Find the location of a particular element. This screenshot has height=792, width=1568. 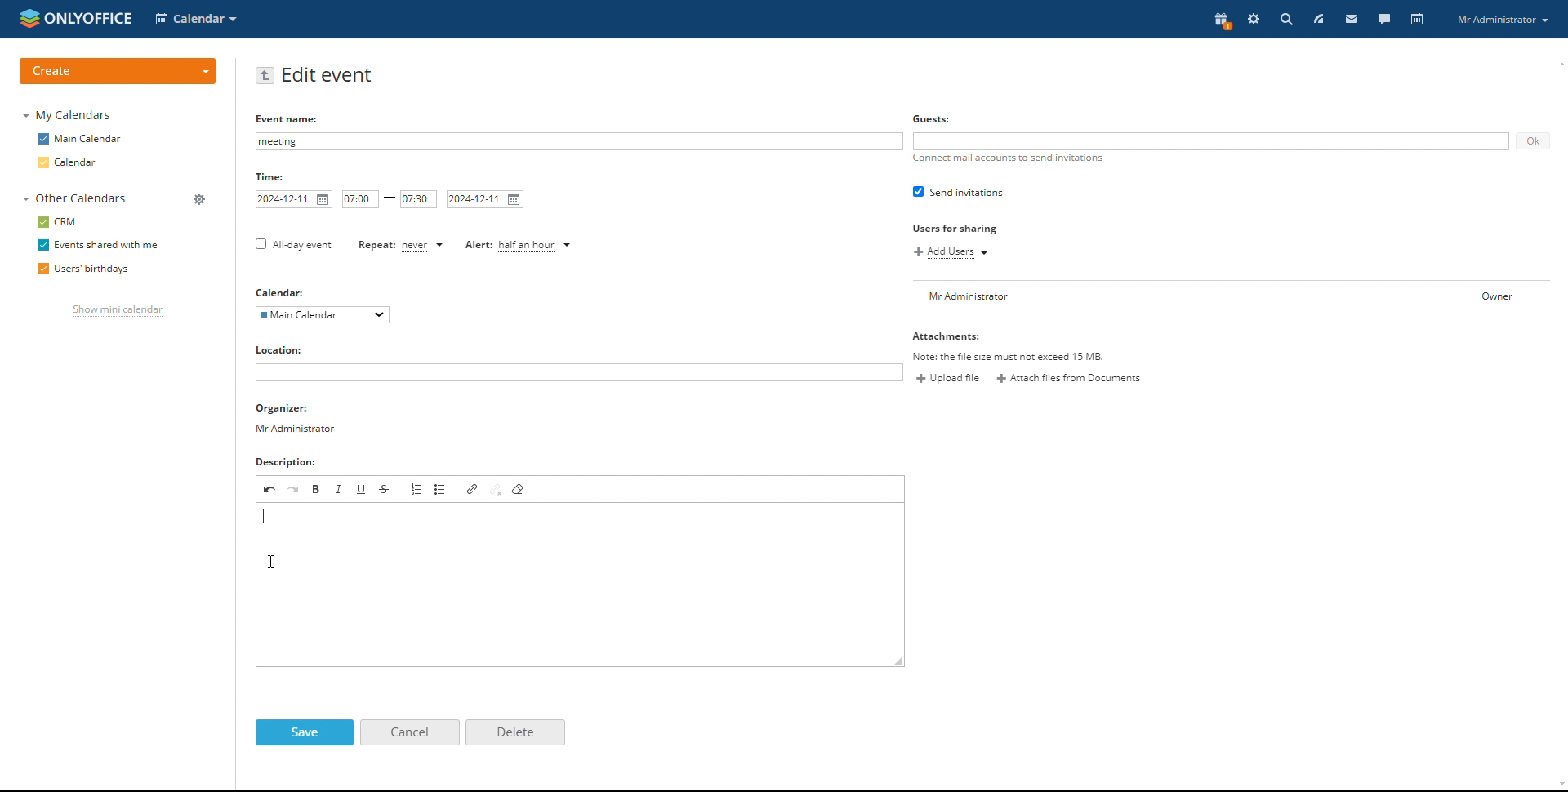

connect mail accounts is located at coordinates (963, 158).